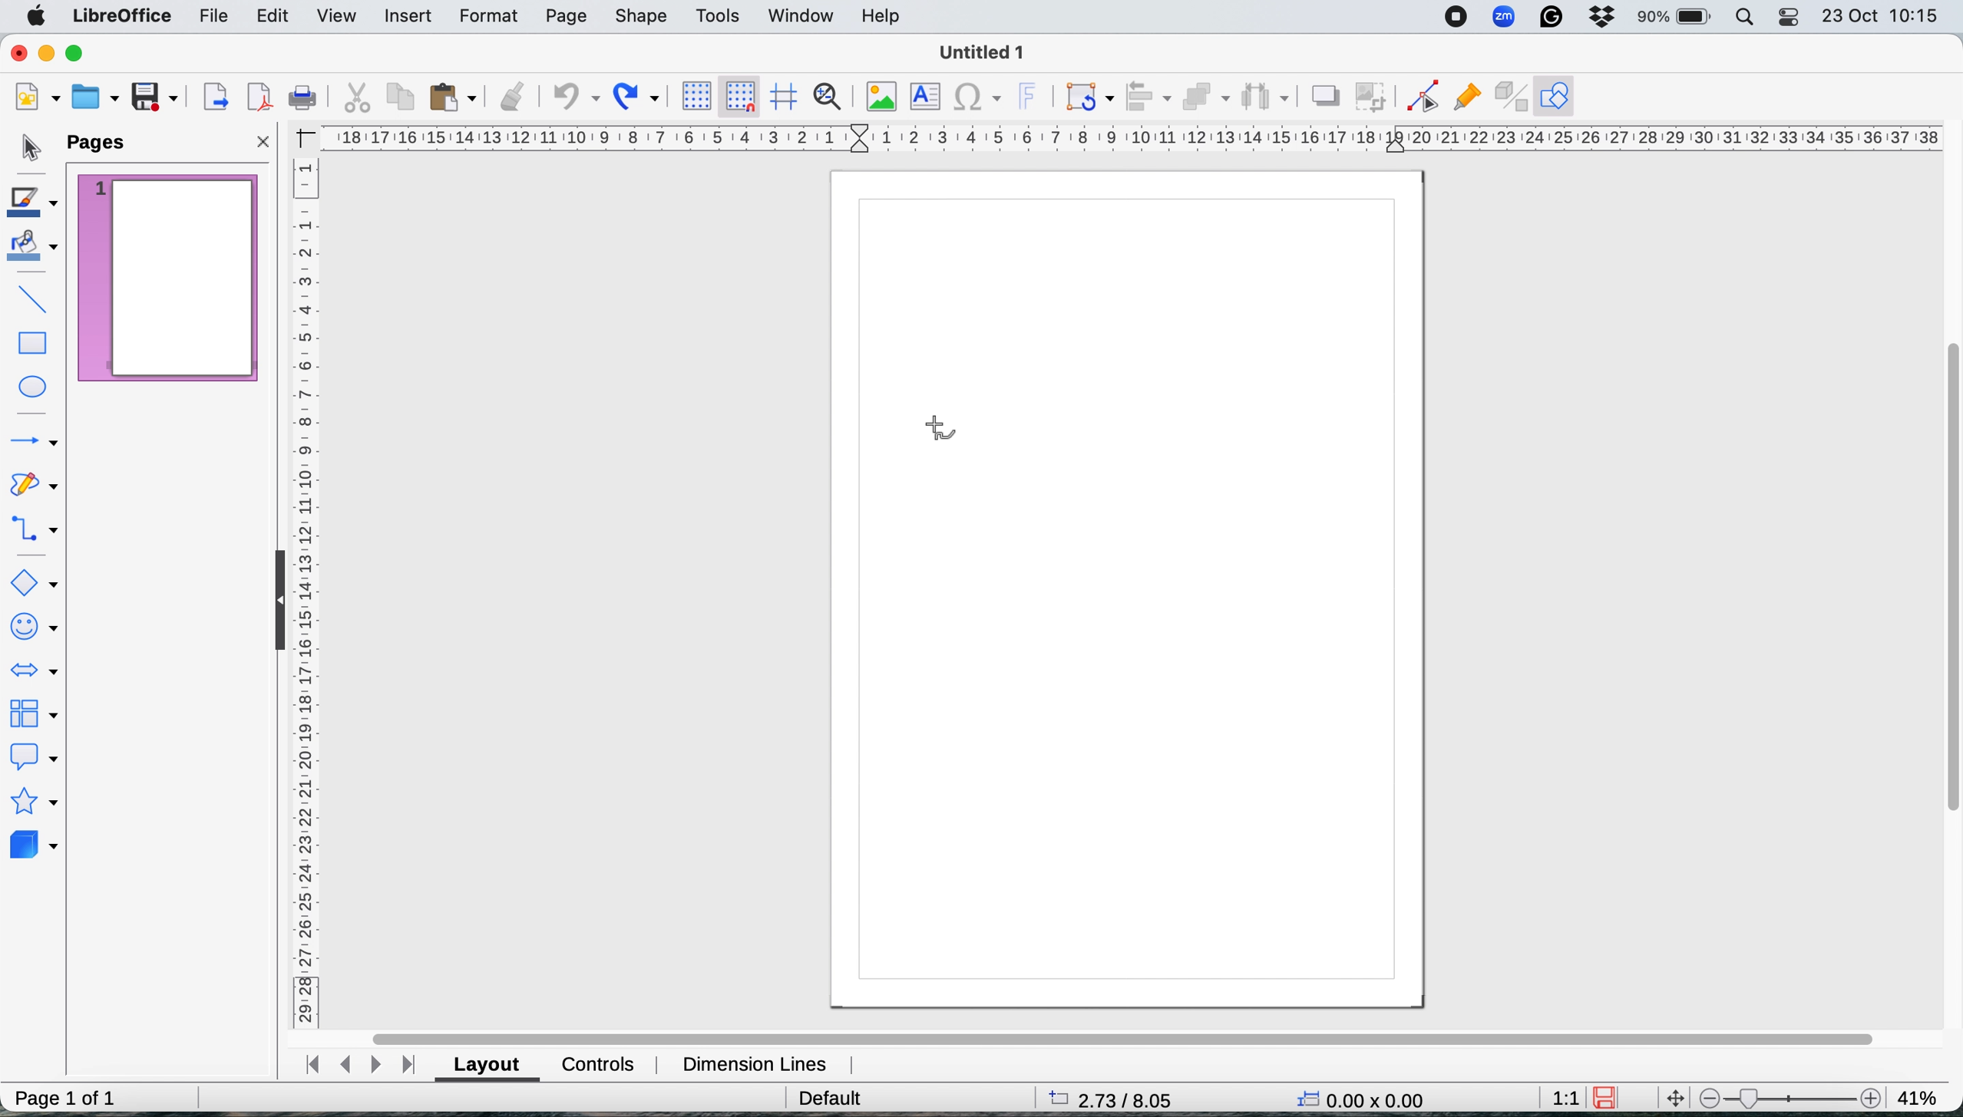  What do you see at coordinates (761, 1062) in the screenshot?
I see `dimension lines` at bounding box center [761, 1062].